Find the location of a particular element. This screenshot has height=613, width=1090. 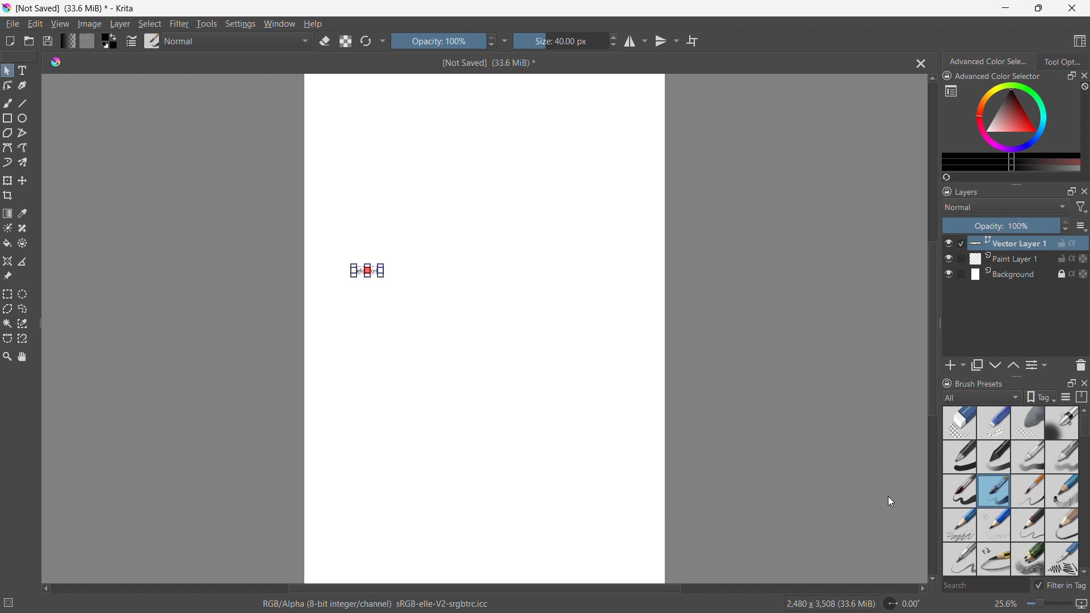

display settings is located at coordinates (1066, 397).